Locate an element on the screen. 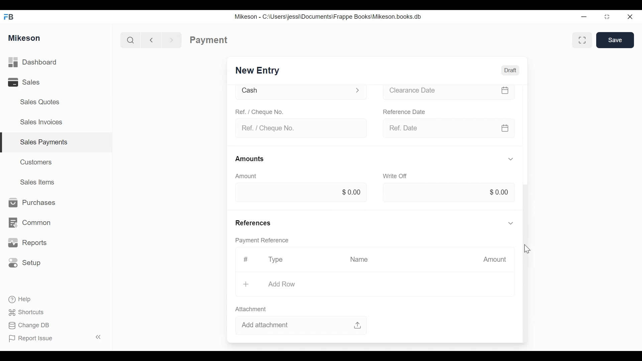 This screenshot has width=642, height=361. Customers is located at coordinates (38, 161).